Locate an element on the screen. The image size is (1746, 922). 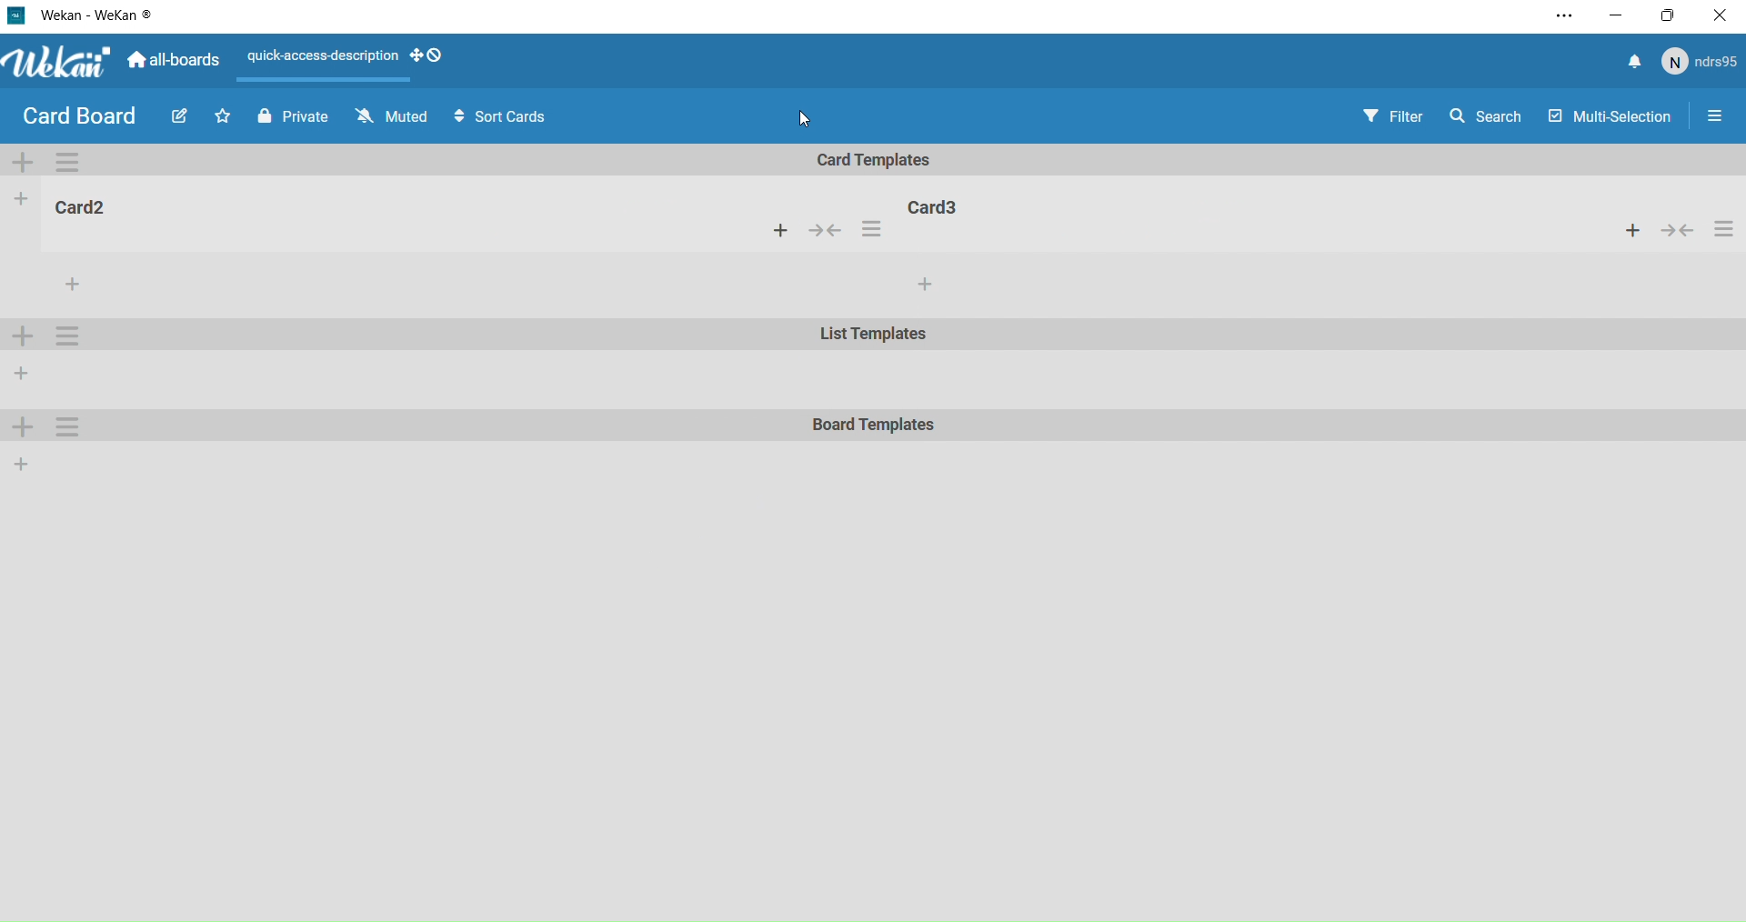
desktop drag handles is located at coordinates (429, 59).